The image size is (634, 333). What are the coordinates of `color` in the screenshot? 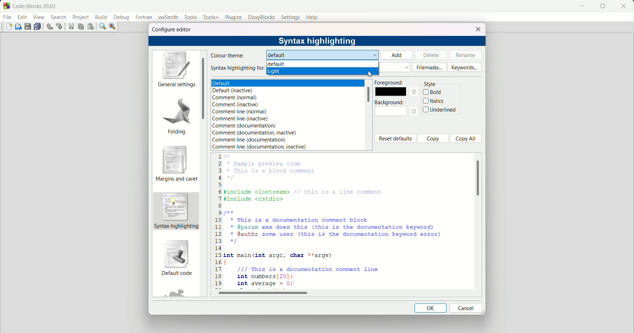 It's located at (391, 92).